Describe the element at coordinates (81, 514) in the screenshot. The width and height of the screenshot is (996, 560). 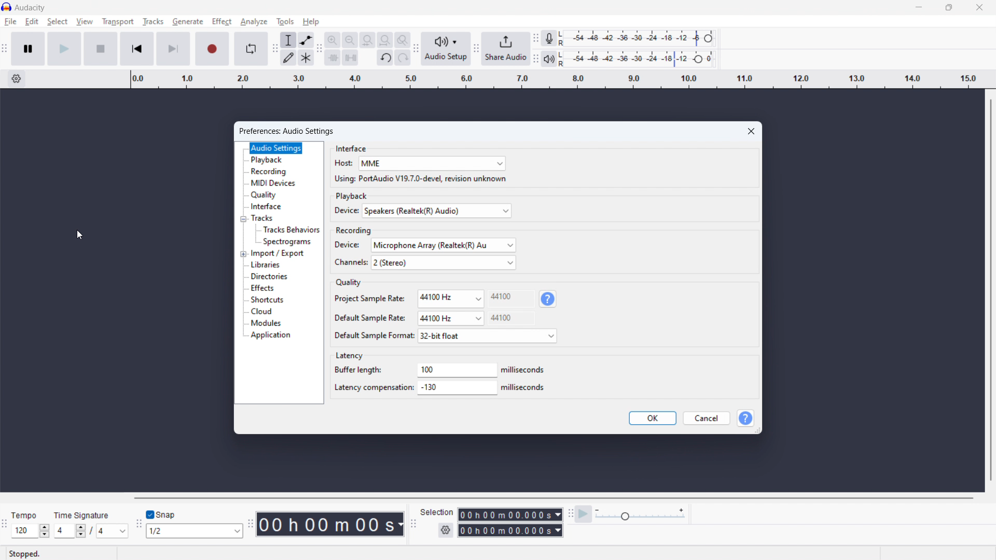
I see `Time signature` at that location.